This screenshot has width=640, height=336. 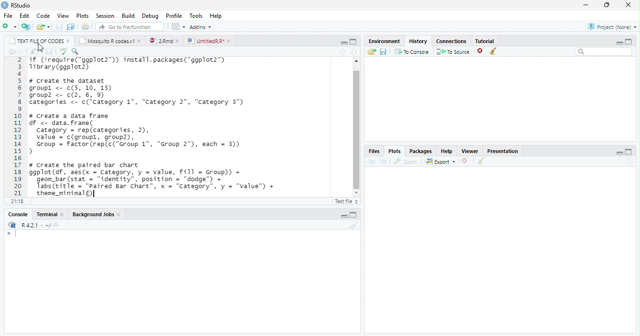 What do you see at coordinates (5, 6) in the screenshot?
I see `logo` at bounding box center [5, 6].